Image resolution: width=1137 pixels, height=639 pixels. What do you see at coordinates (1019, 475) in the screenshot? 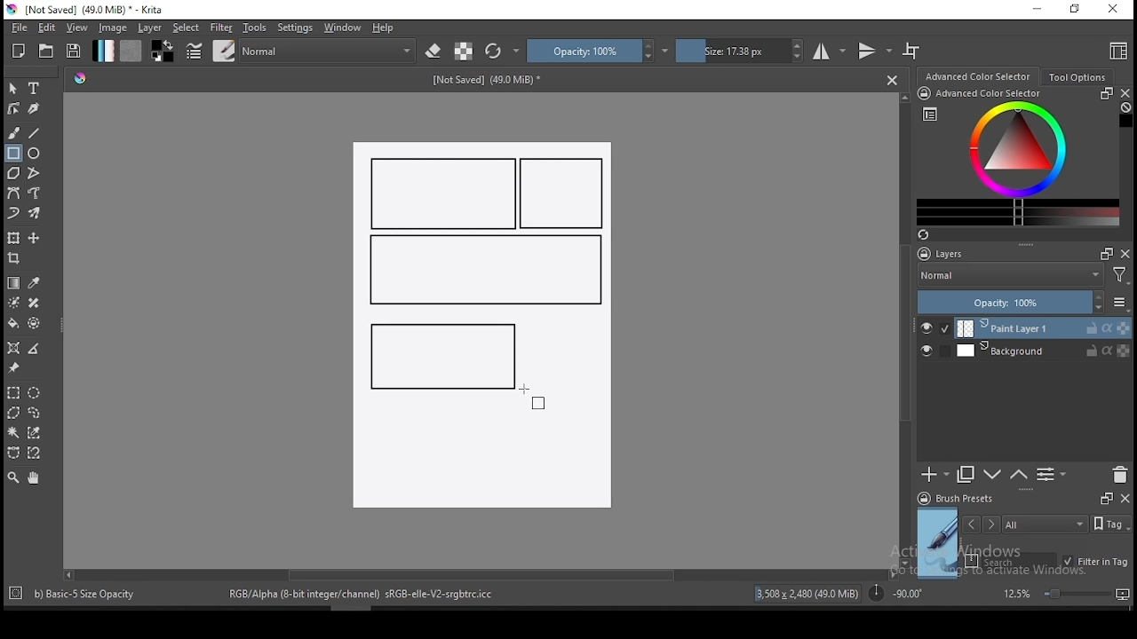
I see `move layer one step down` at bounding box center [1019, 475].